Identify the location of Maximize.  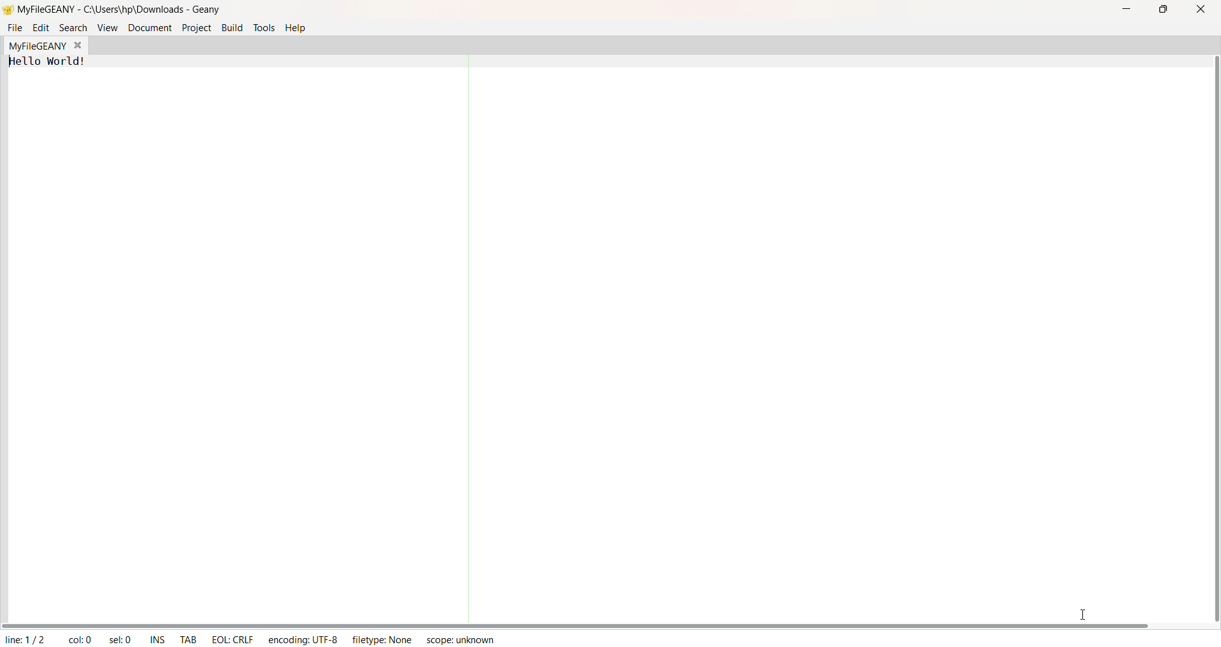
(1166, 10).